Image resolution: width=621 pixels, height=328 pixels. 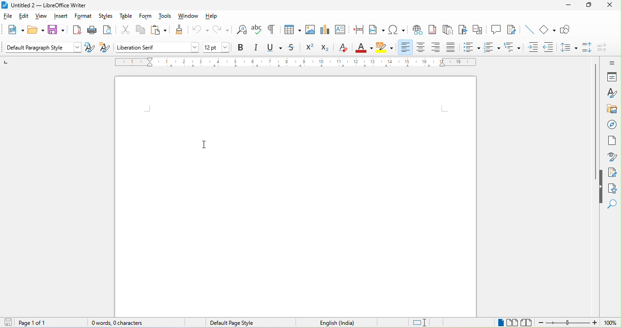 What do you see at coordinates (241, 31) in the screenshot?
I see `find and replace` at bounding box center [241, 31].